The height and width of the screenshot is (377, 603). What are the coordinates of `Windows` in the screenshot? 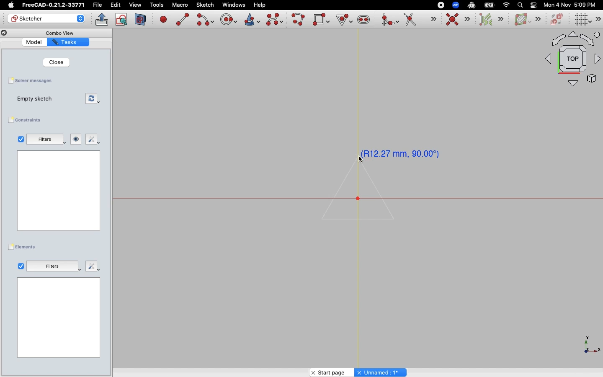 It's located at (234, 5).